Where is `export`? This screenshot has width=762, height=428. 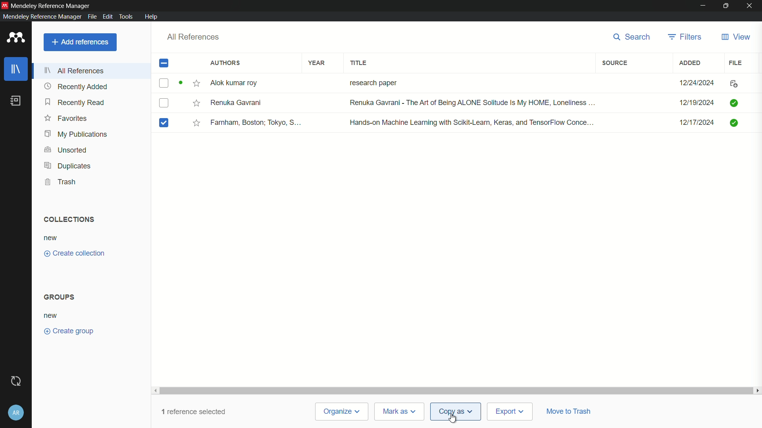 export is located at coordinates (510, 411).